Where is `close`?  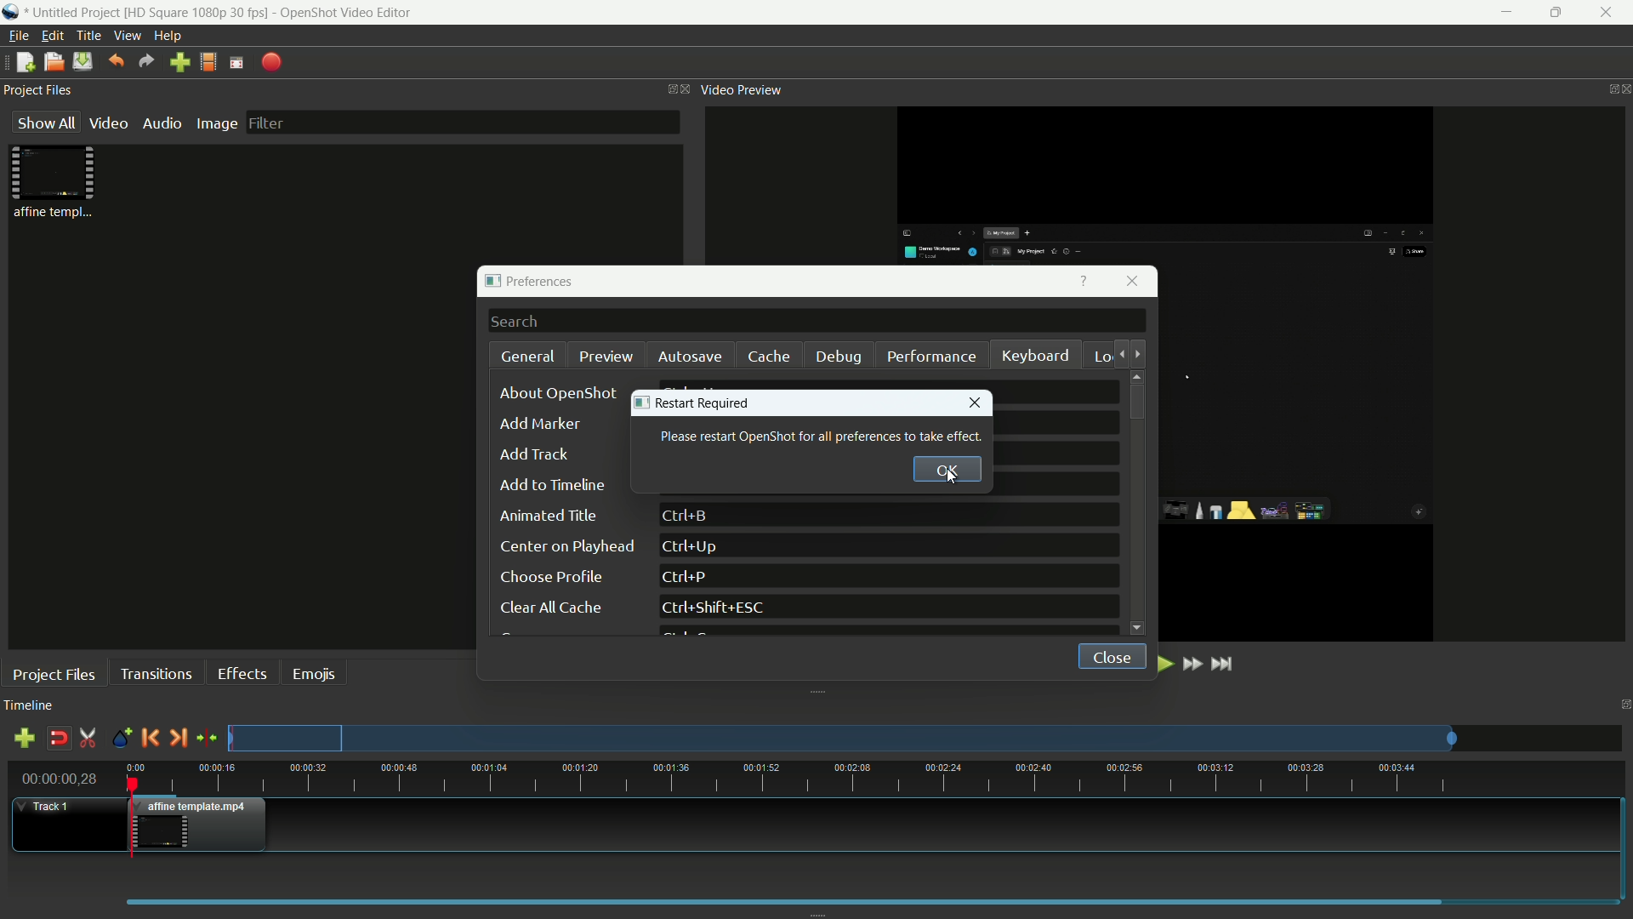
close is located at coordinates (1107, 654).